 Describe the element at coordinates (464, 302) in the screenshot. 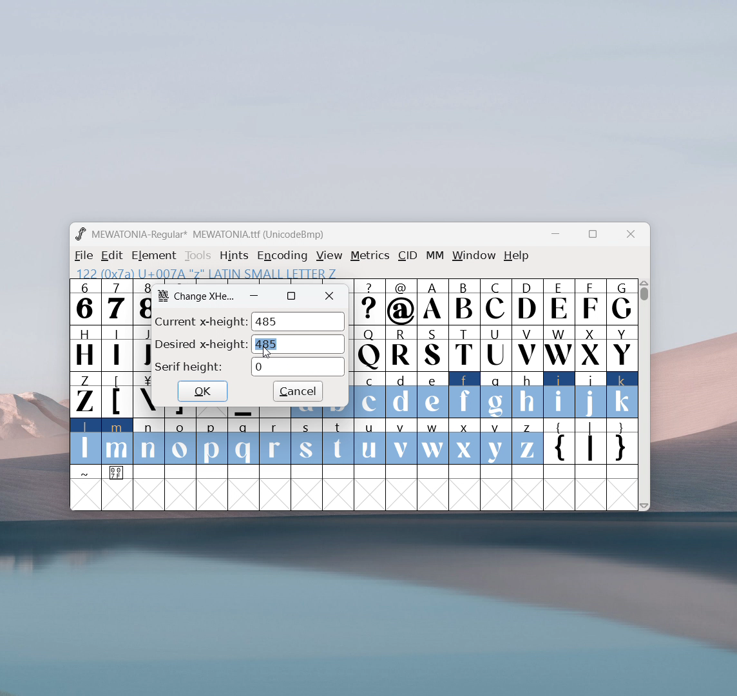

I see `B` at that location.